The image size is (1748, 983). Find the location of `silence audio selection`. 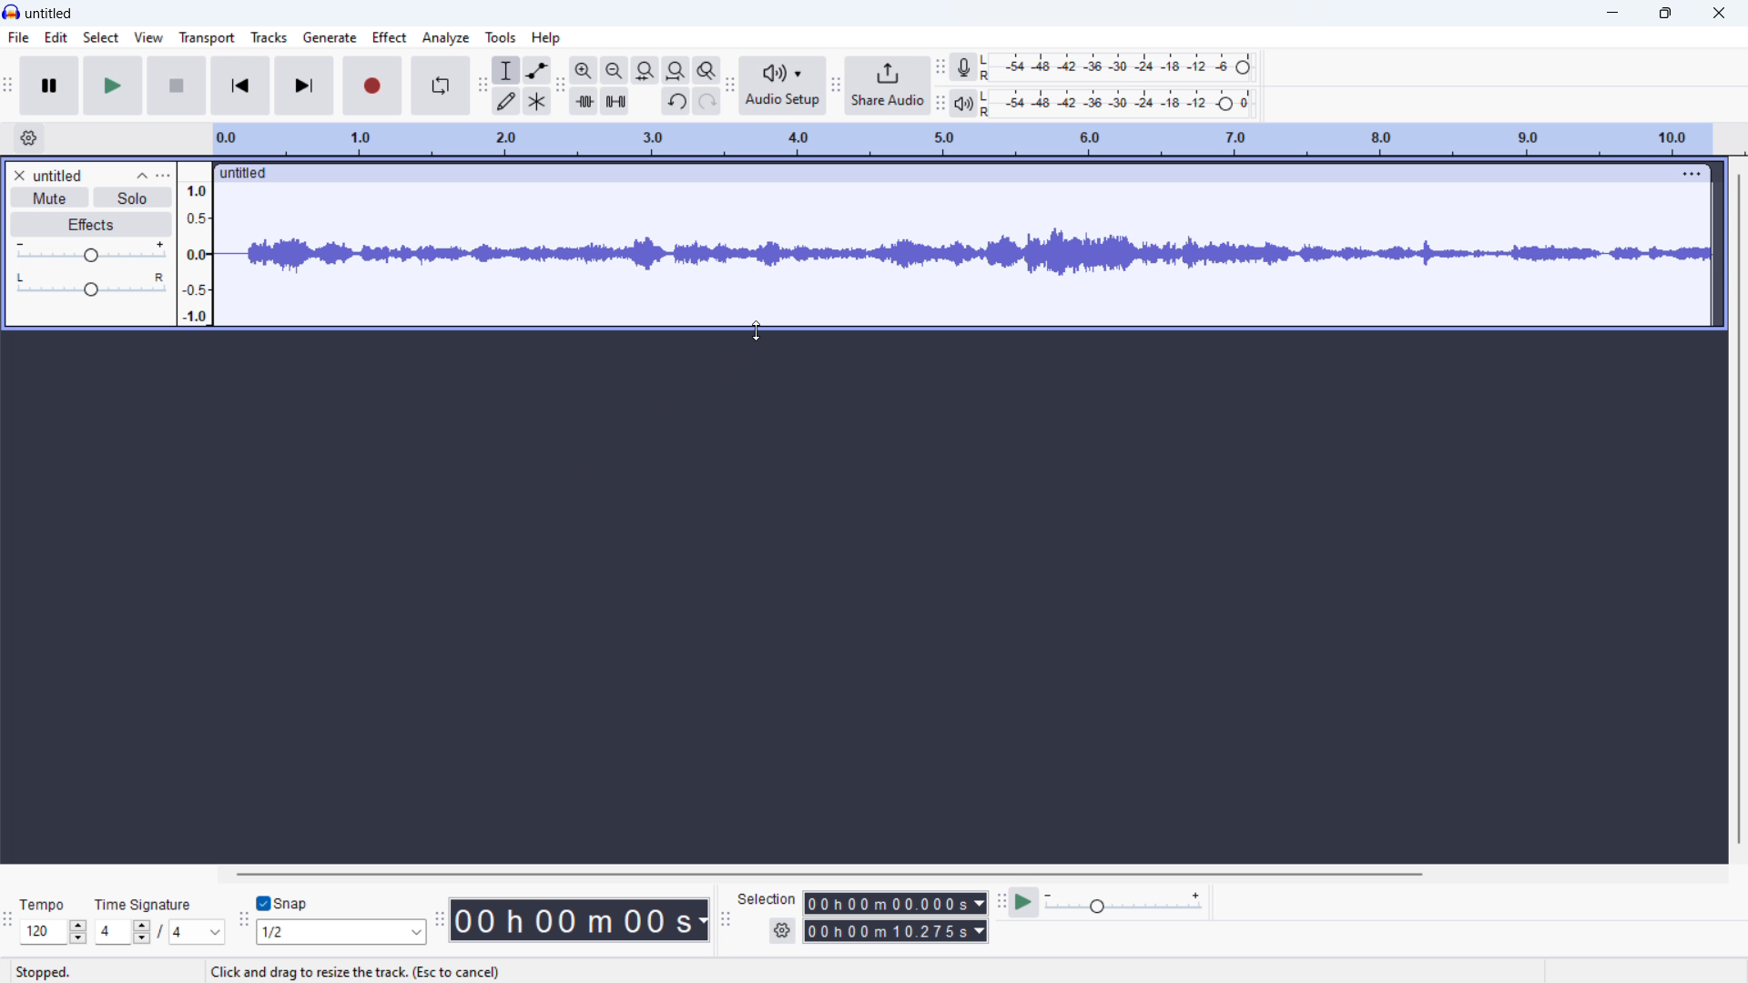

silence audio selection is located at coordinates (615, 101).